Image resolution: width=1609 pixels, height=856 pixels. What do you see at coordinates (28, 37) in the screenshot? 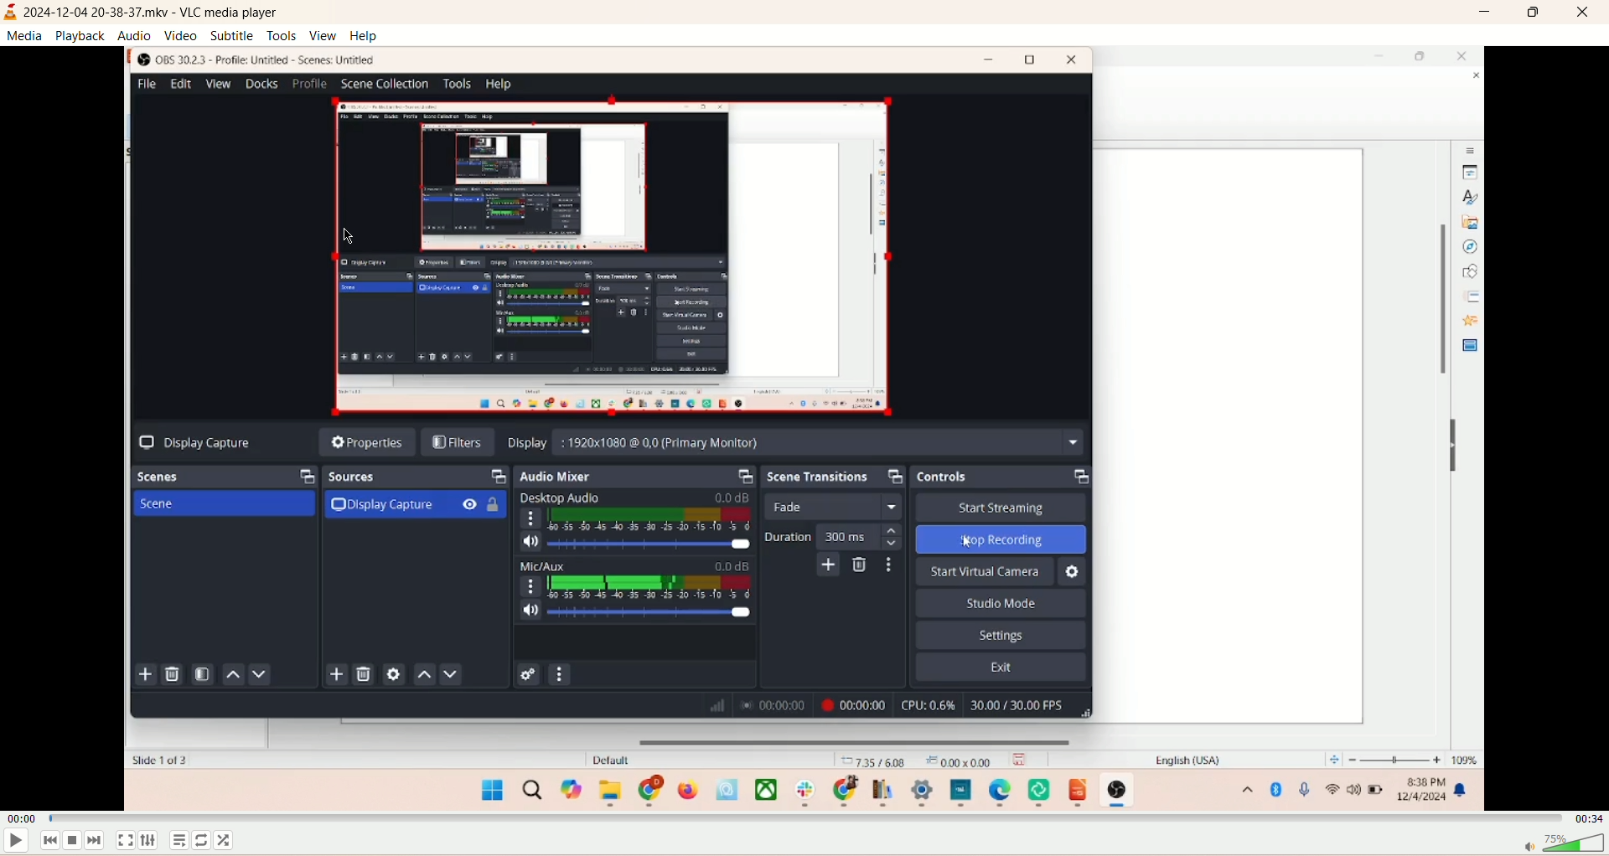
I see `media` at bounding box center [28, 37].